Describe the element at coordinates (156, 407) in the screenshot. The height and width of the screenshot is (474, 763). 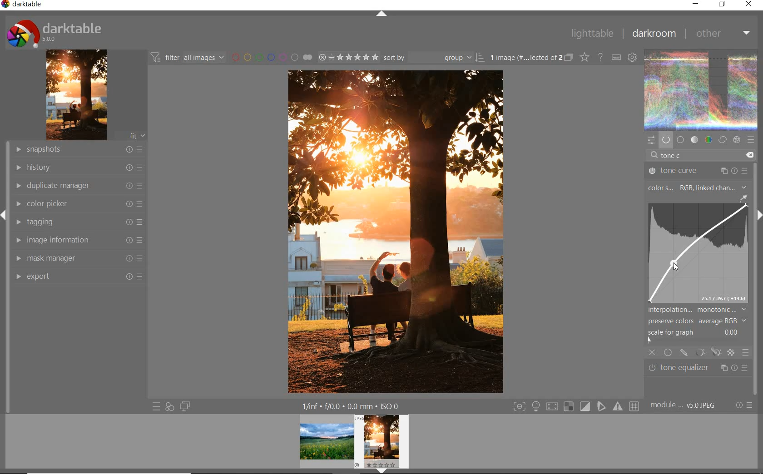
I see `quick access to presets` at that location.